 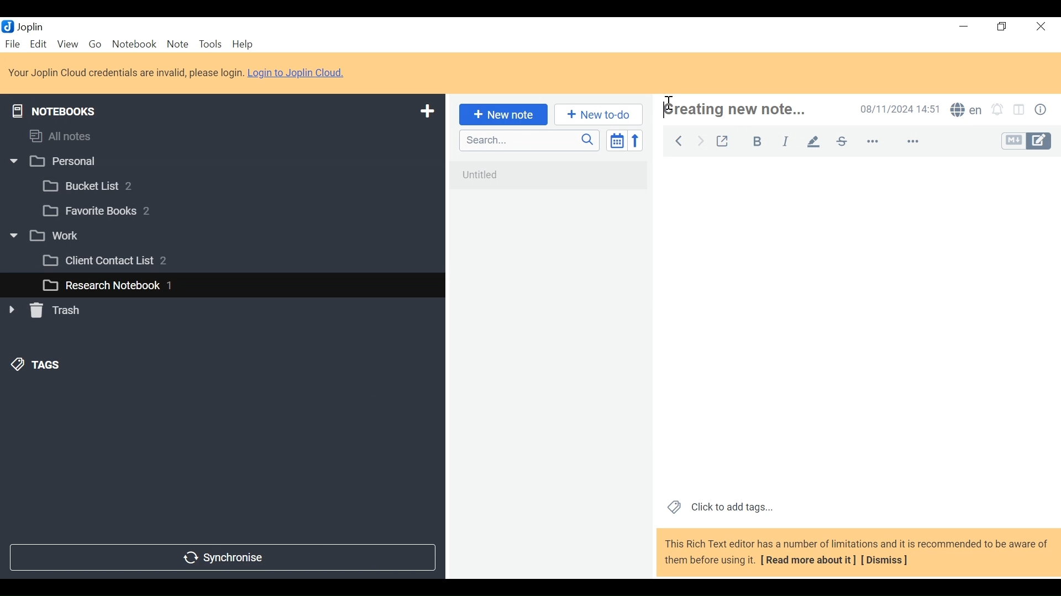 I want to click on pen, so click(x=813, y=141).